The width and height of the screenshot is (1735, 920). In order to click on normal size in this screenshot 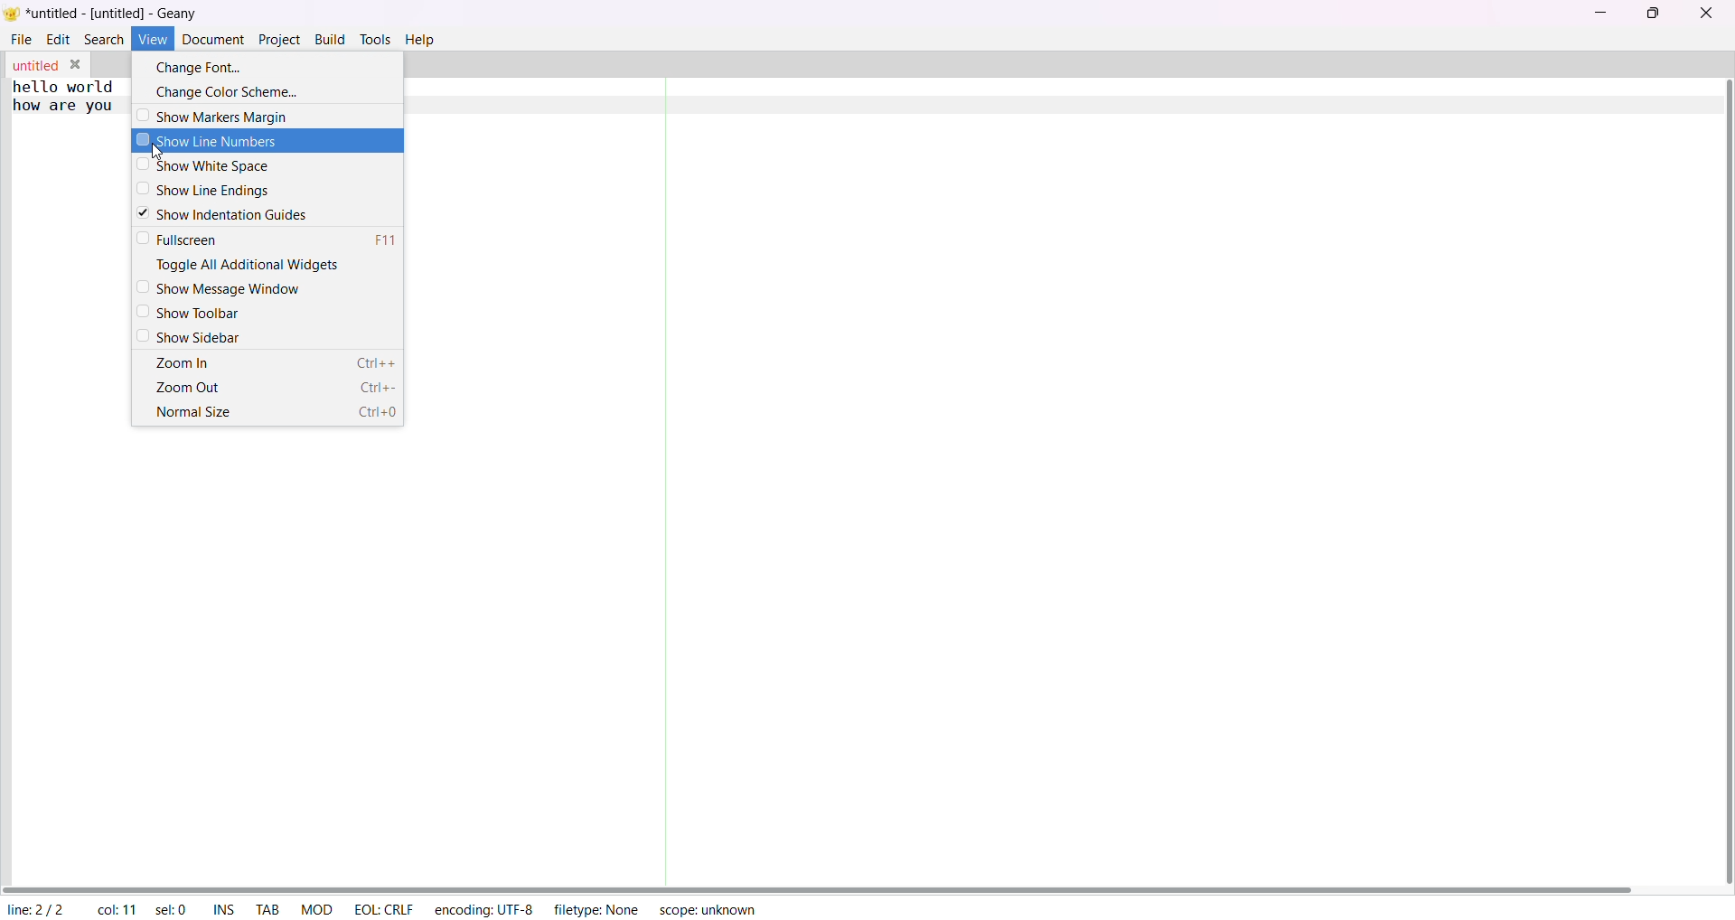, I will do `click(278, 410)`.